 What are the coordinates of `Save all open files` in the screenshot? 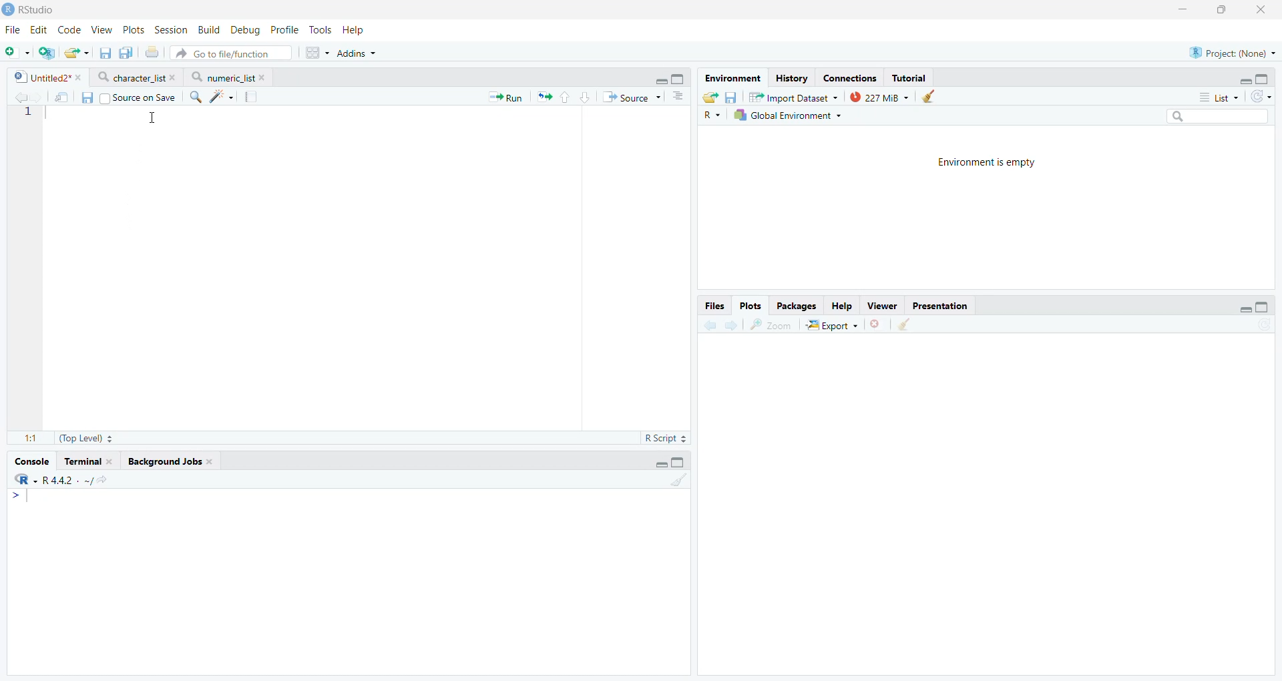 It's located at (124, 53).